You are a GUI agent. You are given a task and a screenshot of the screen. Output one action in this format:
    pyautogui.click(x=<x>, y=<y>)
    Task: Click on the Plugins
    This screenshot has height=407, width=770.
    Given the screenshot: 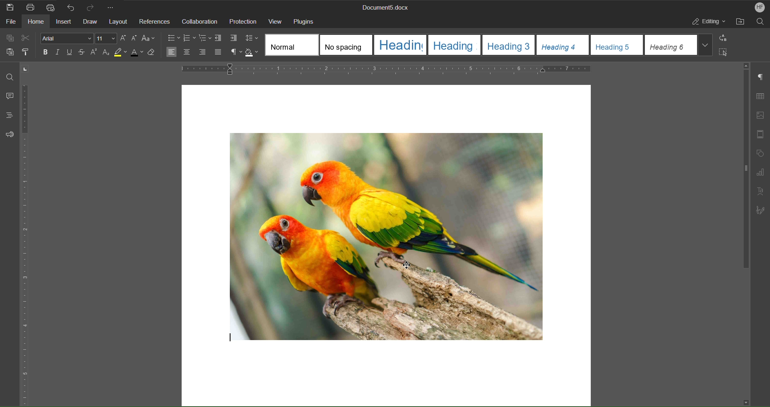 What is the action you would take?
    pyautogui.click(x=306, y=21)
    